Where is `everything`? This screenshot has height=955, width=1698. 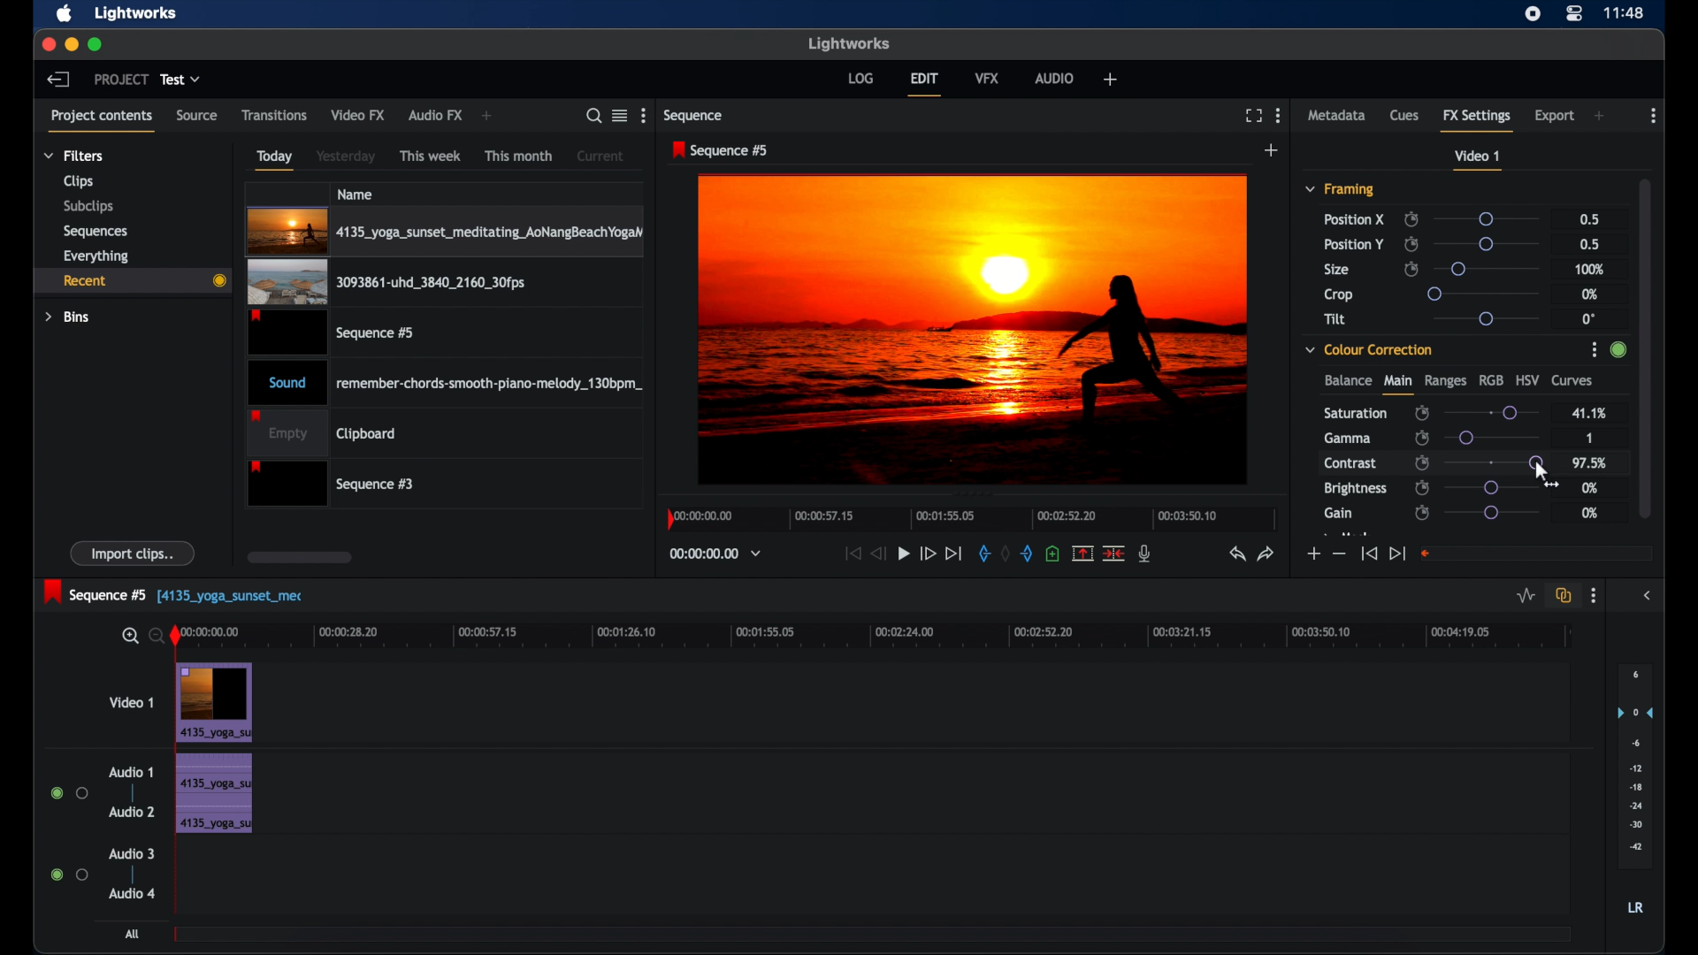 everything is located at coordinates (96, 256).